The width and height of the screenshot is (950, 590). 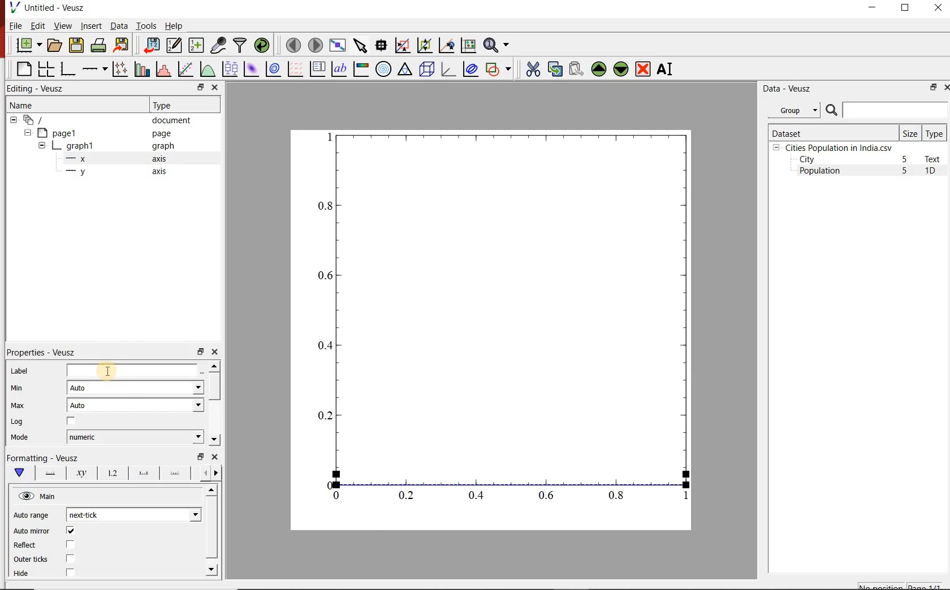 I want to click on plot key, so click(x=317, y=69).